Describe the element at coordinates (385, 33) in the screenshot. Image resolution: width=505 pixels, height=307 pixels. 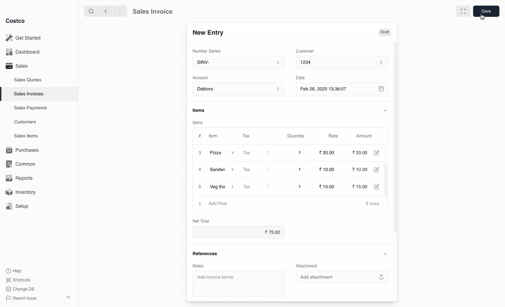
I see `Draft` at that location.